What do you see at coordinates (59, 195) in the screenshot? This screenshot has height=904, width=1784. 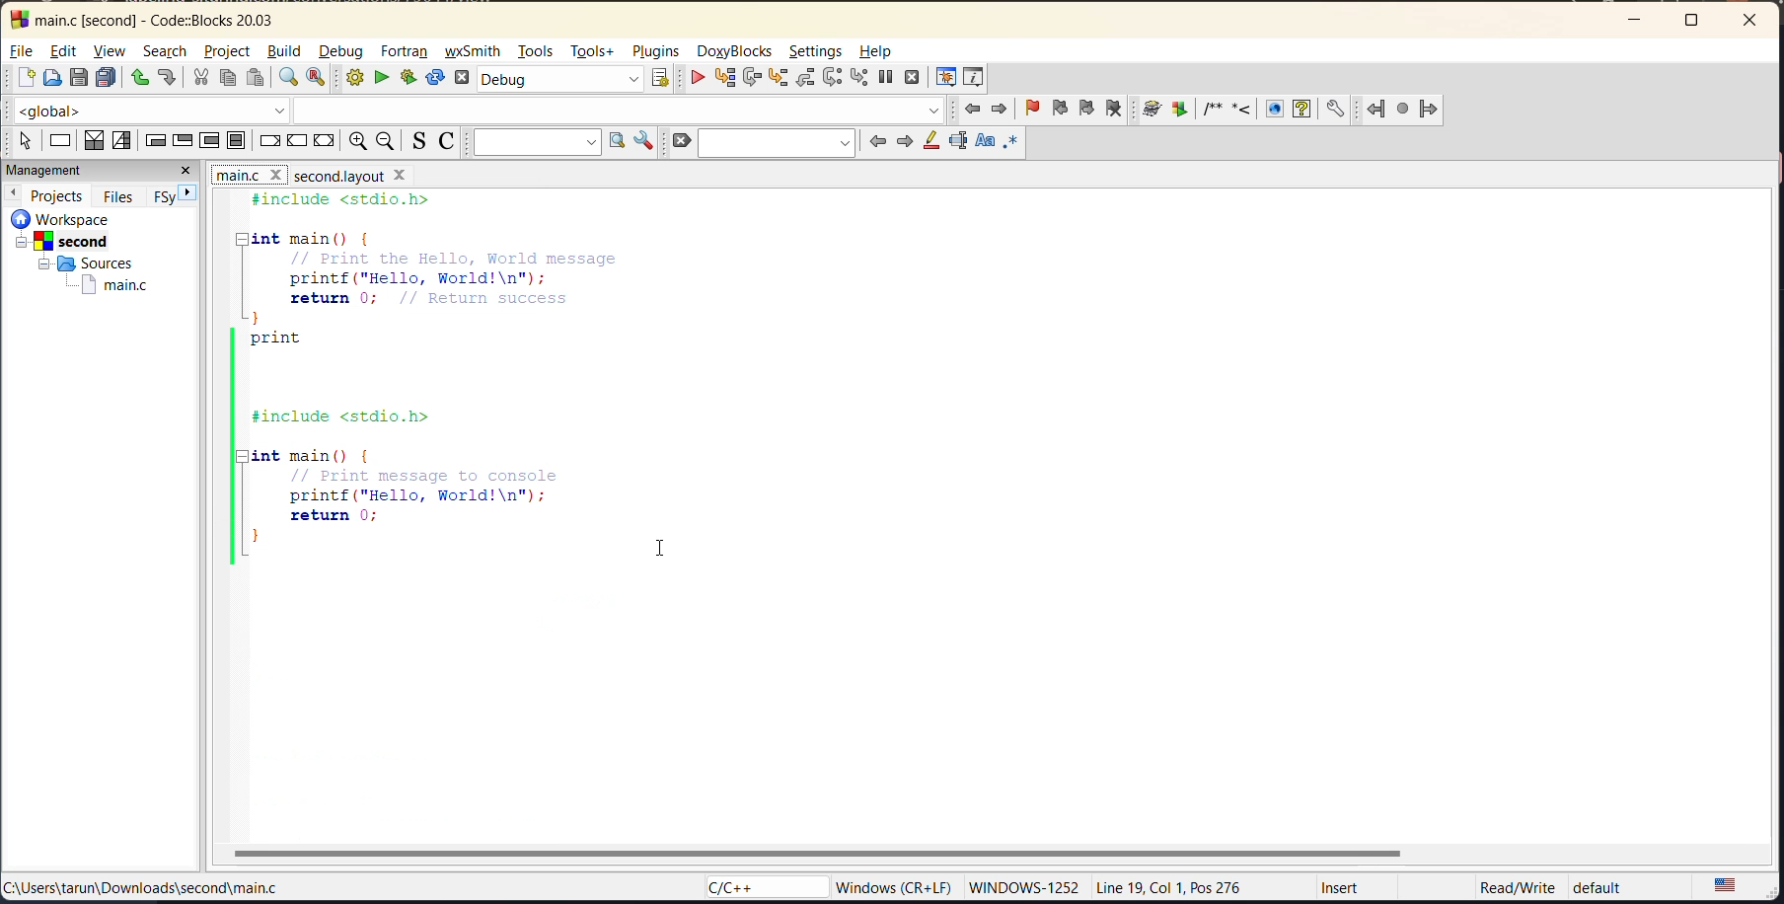 I see `projects` at bounding box center [59, 195].